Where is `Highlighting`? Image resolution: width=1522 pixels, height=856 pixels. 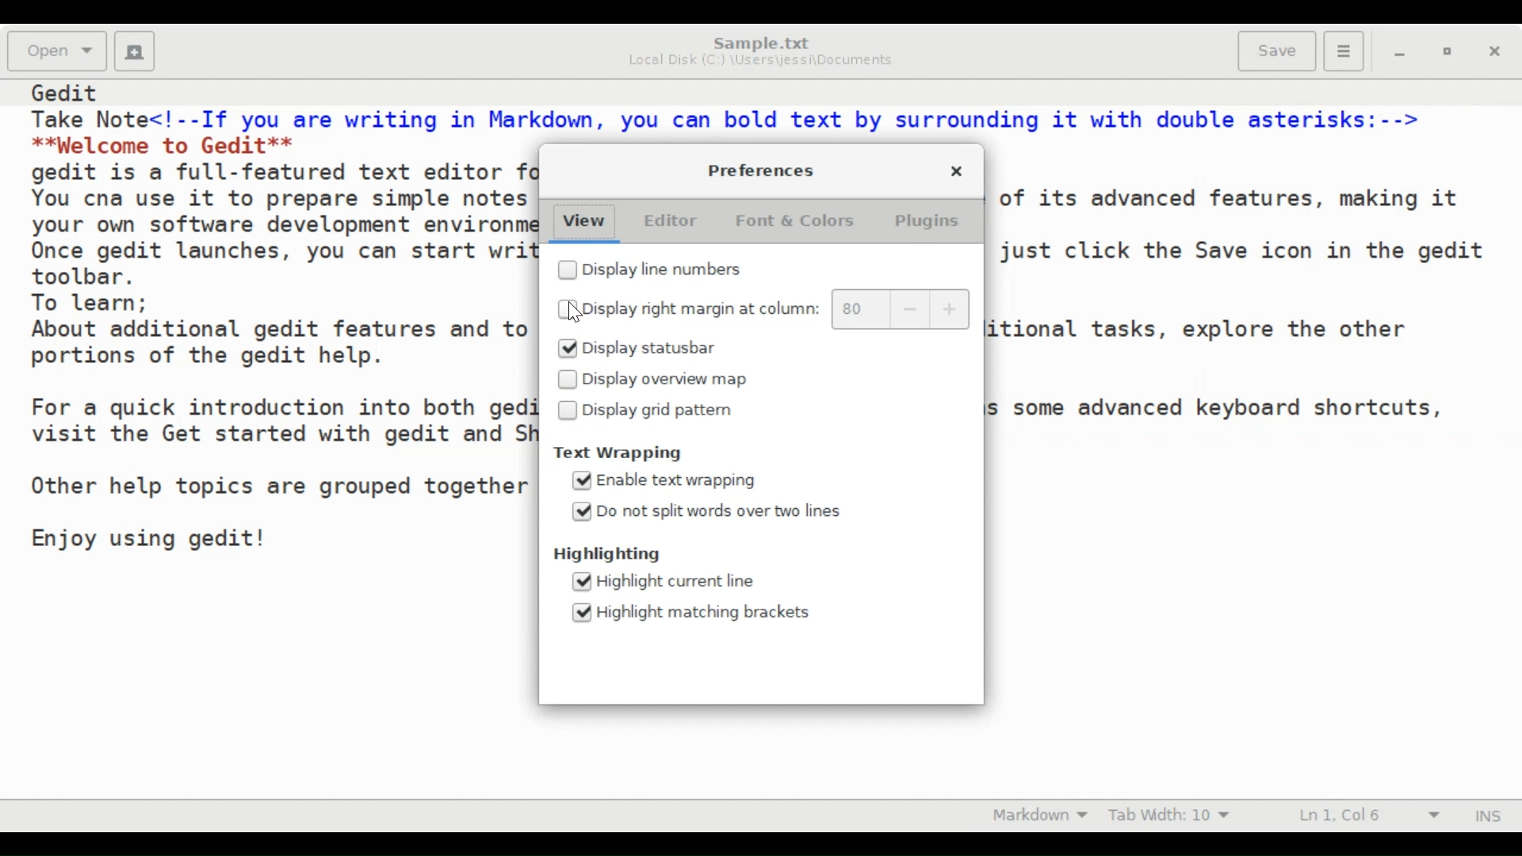
Highlighting is located at coordinates (610, 553).